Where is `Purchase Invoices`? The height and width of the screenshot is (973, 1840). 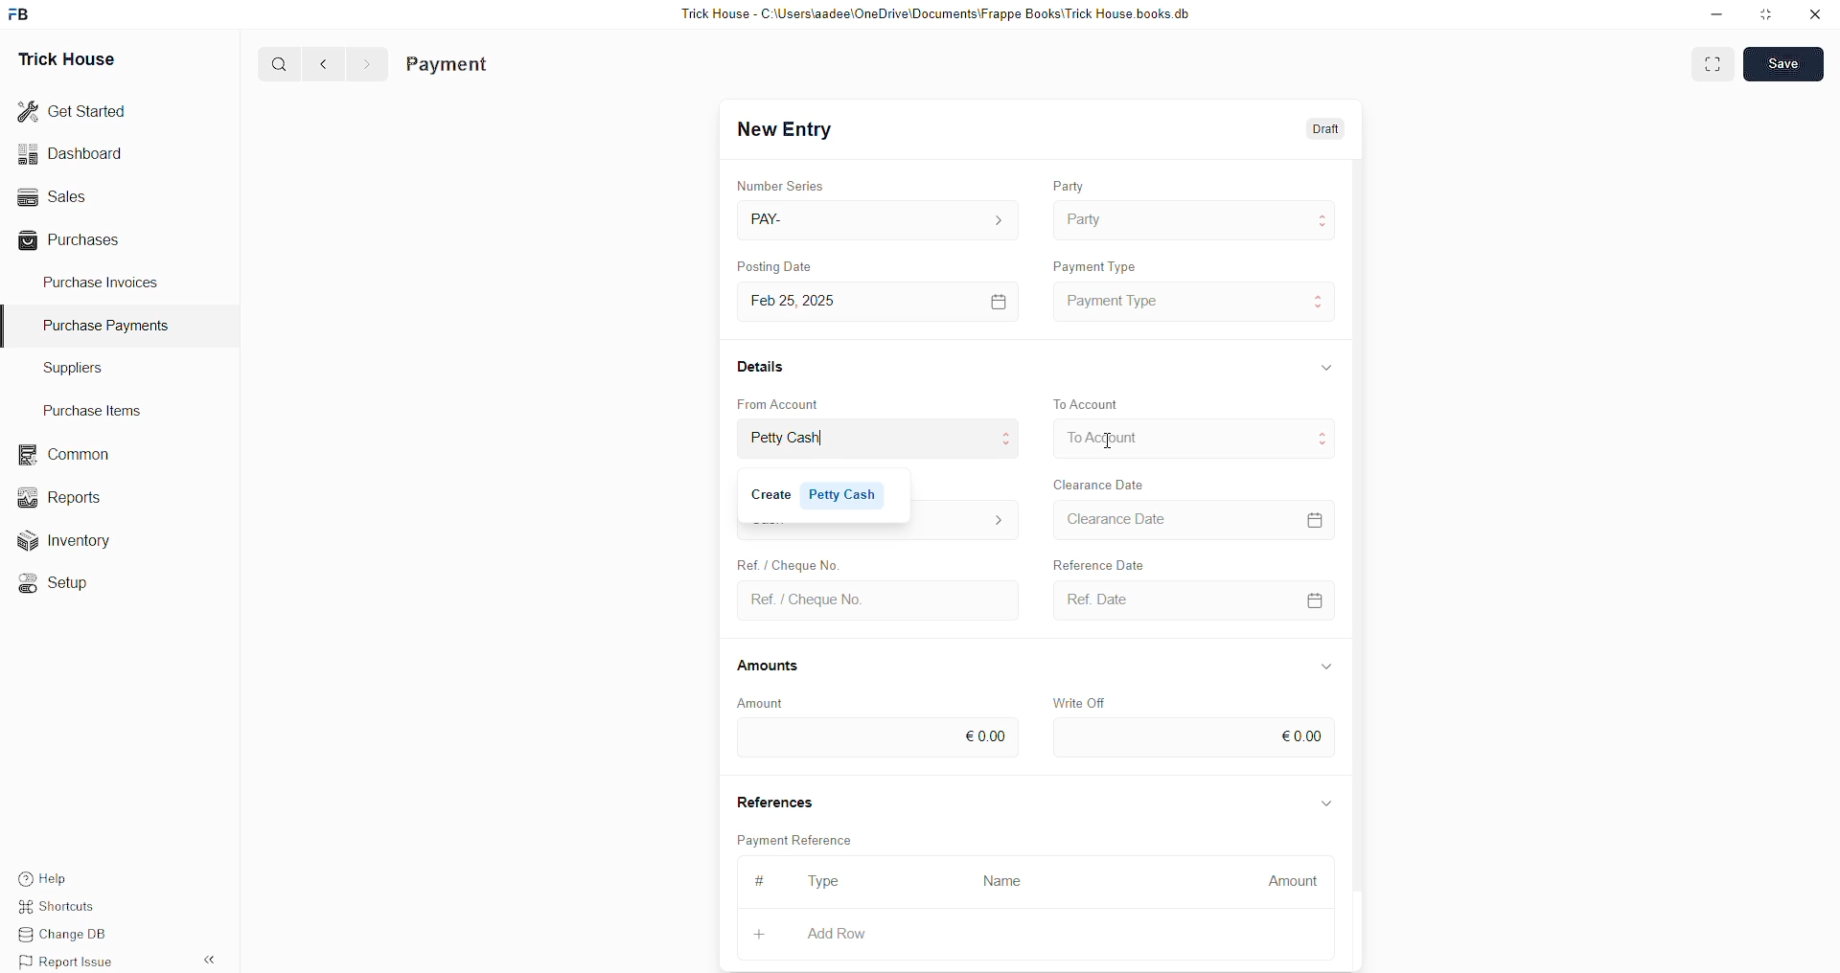
Purchase Invoices is located at coordinates (103, 281).